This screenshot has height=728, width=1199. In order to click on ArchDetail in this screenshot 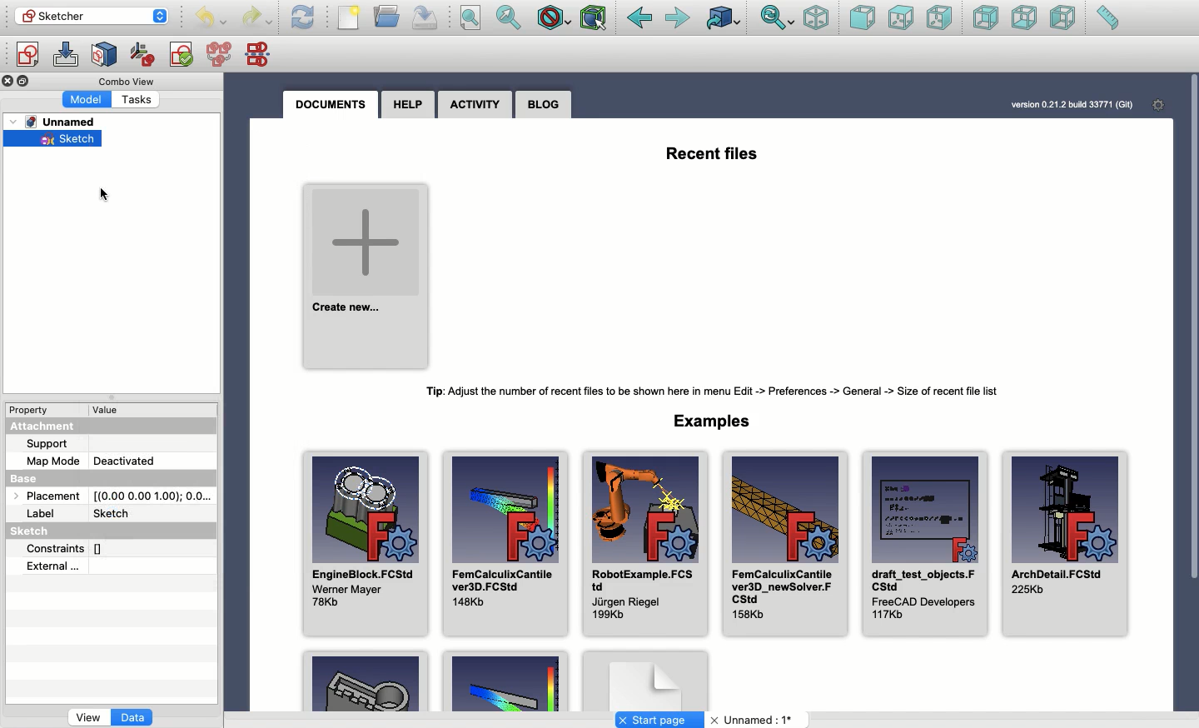, I will do `click(1066, 546)`.